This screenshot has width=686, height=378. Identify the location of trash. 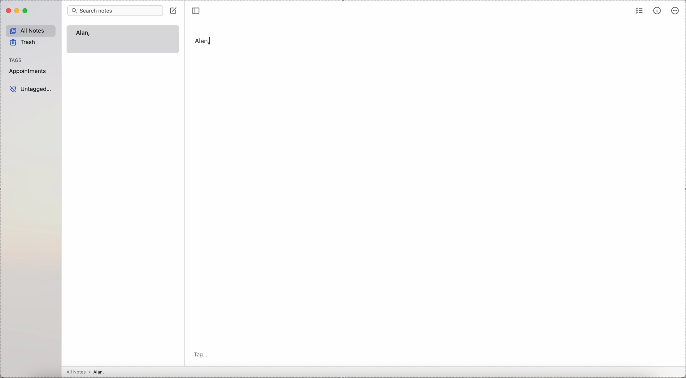
(24, 43).